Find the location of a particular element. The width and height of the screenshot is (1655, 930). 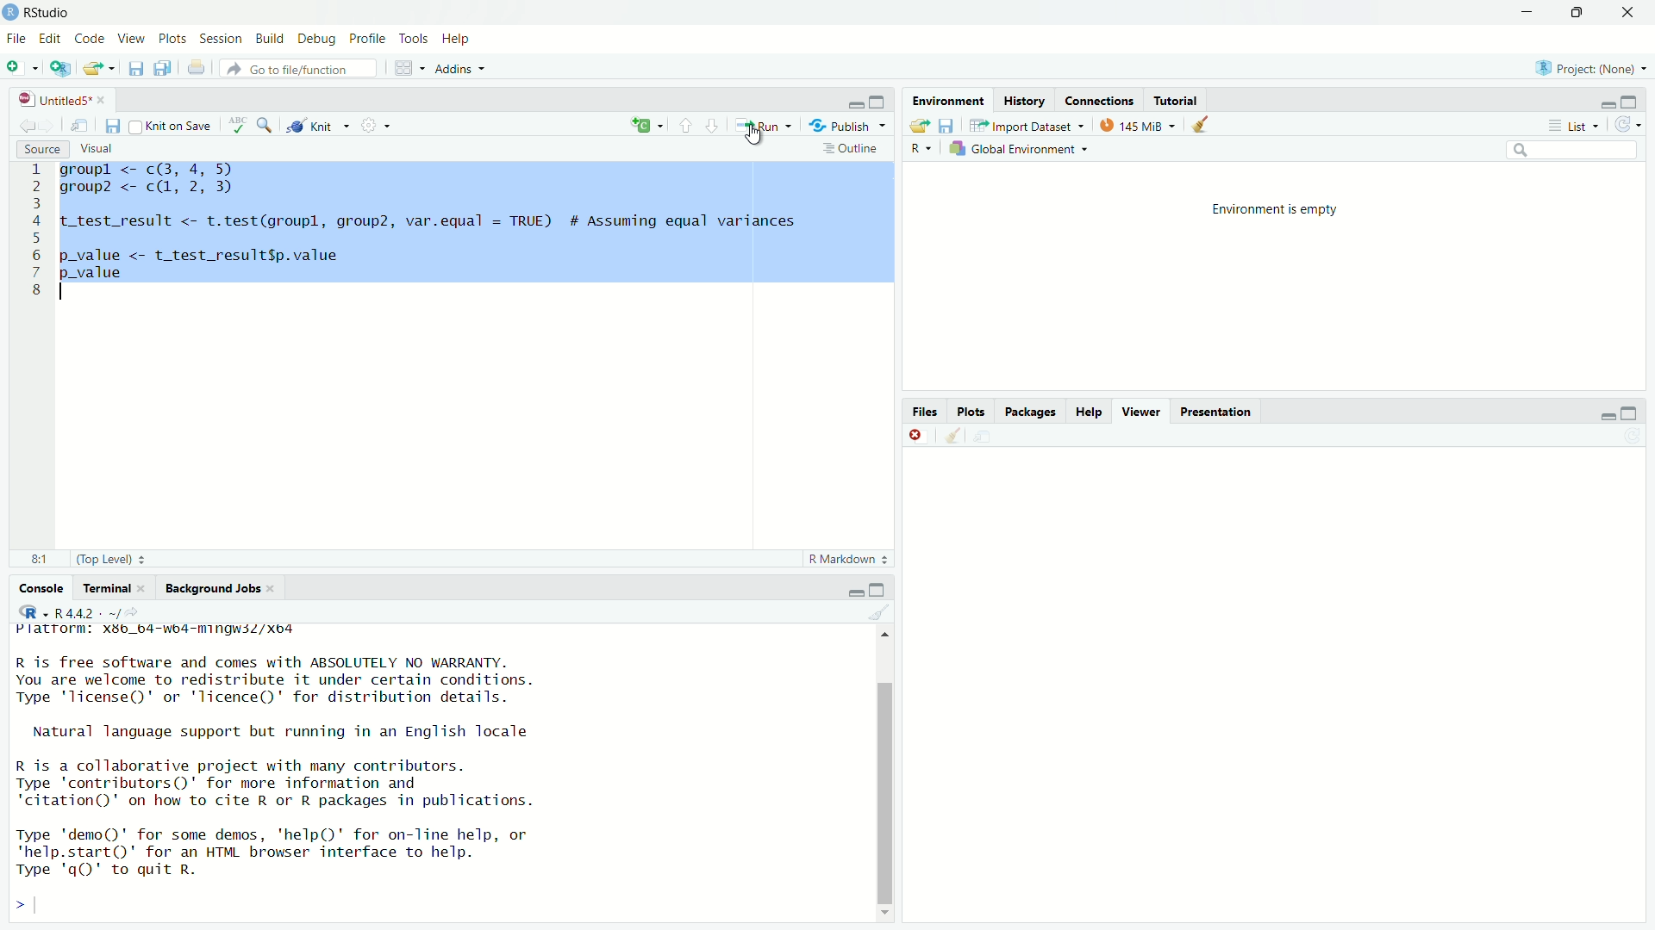

© 145MiB ~ is located at coordinates (1136, 125).